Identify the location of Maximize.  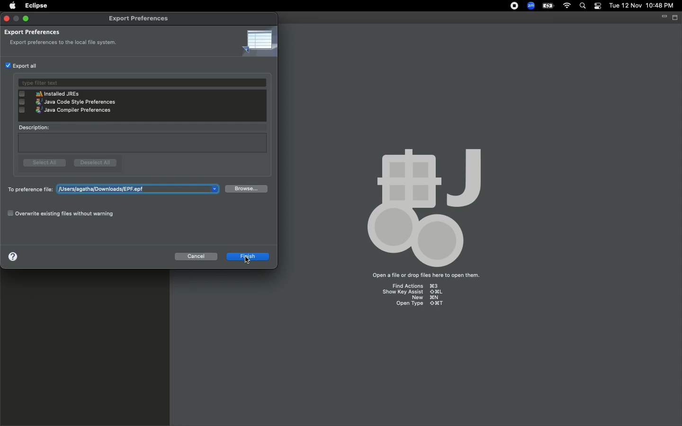
(676, 18).